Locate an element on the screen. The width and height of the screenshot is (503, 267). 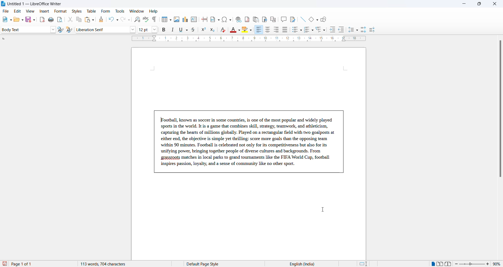
increase paragraph is located at coordinates (364, 30).